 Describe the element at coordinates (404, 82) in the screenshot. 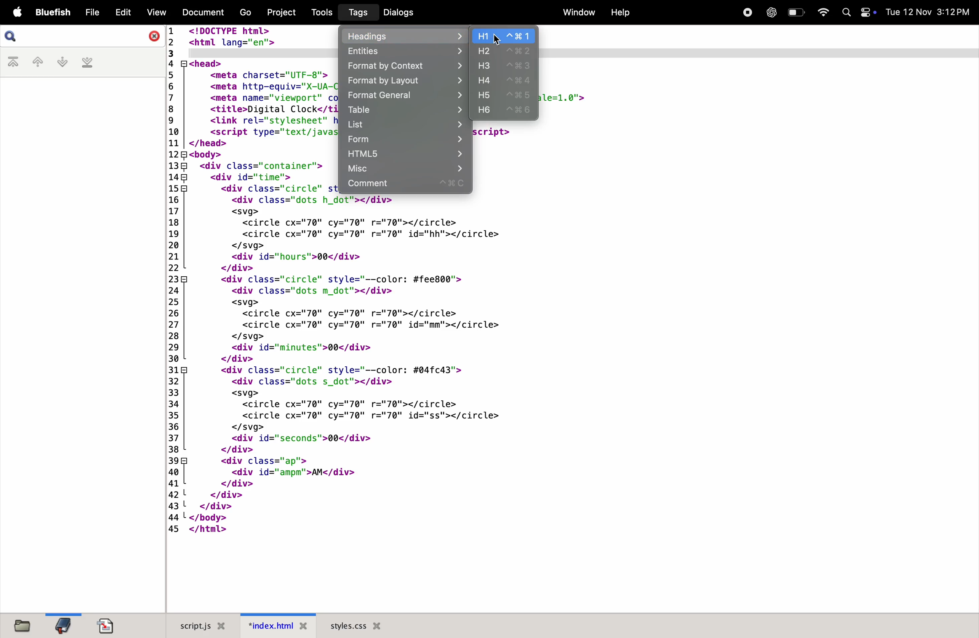

I see `format by layout` at that location.